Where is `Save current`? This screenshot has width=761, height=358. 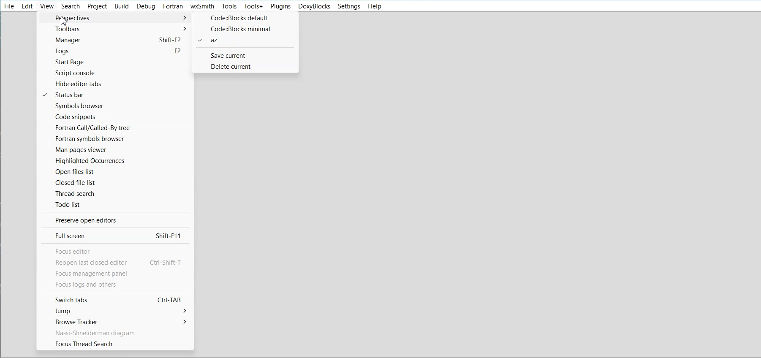 Save current is located at coordinates (243, 55).